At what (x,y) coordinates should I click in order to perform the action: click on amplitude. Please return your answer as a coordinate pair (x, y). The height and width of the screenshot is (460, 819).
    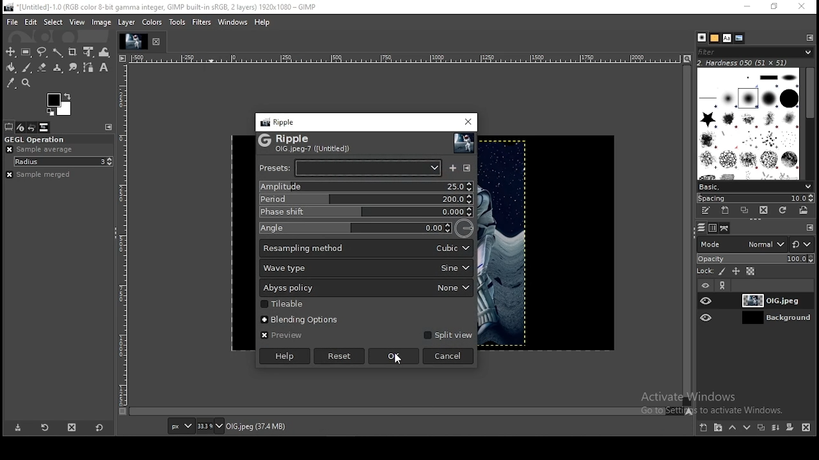
    Looking at the image, I should click on (366, 187).